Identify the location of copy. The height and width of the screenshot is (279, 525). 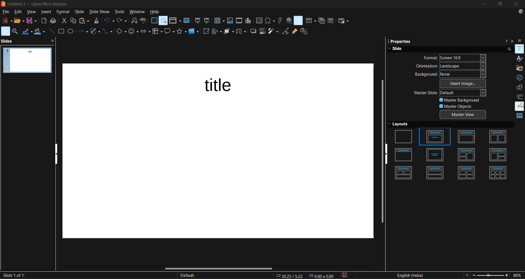
(75, 21).